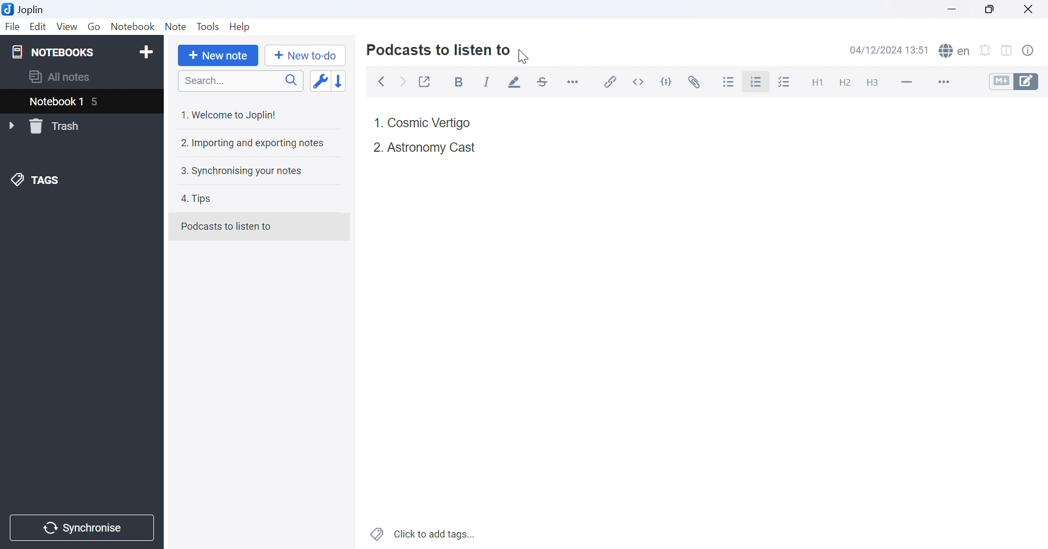 This screenshot has height=549, width=1048. What do you see at coordinates (243, 27) in the screenshot?
I see `Help` at bounding box center [243, 27].